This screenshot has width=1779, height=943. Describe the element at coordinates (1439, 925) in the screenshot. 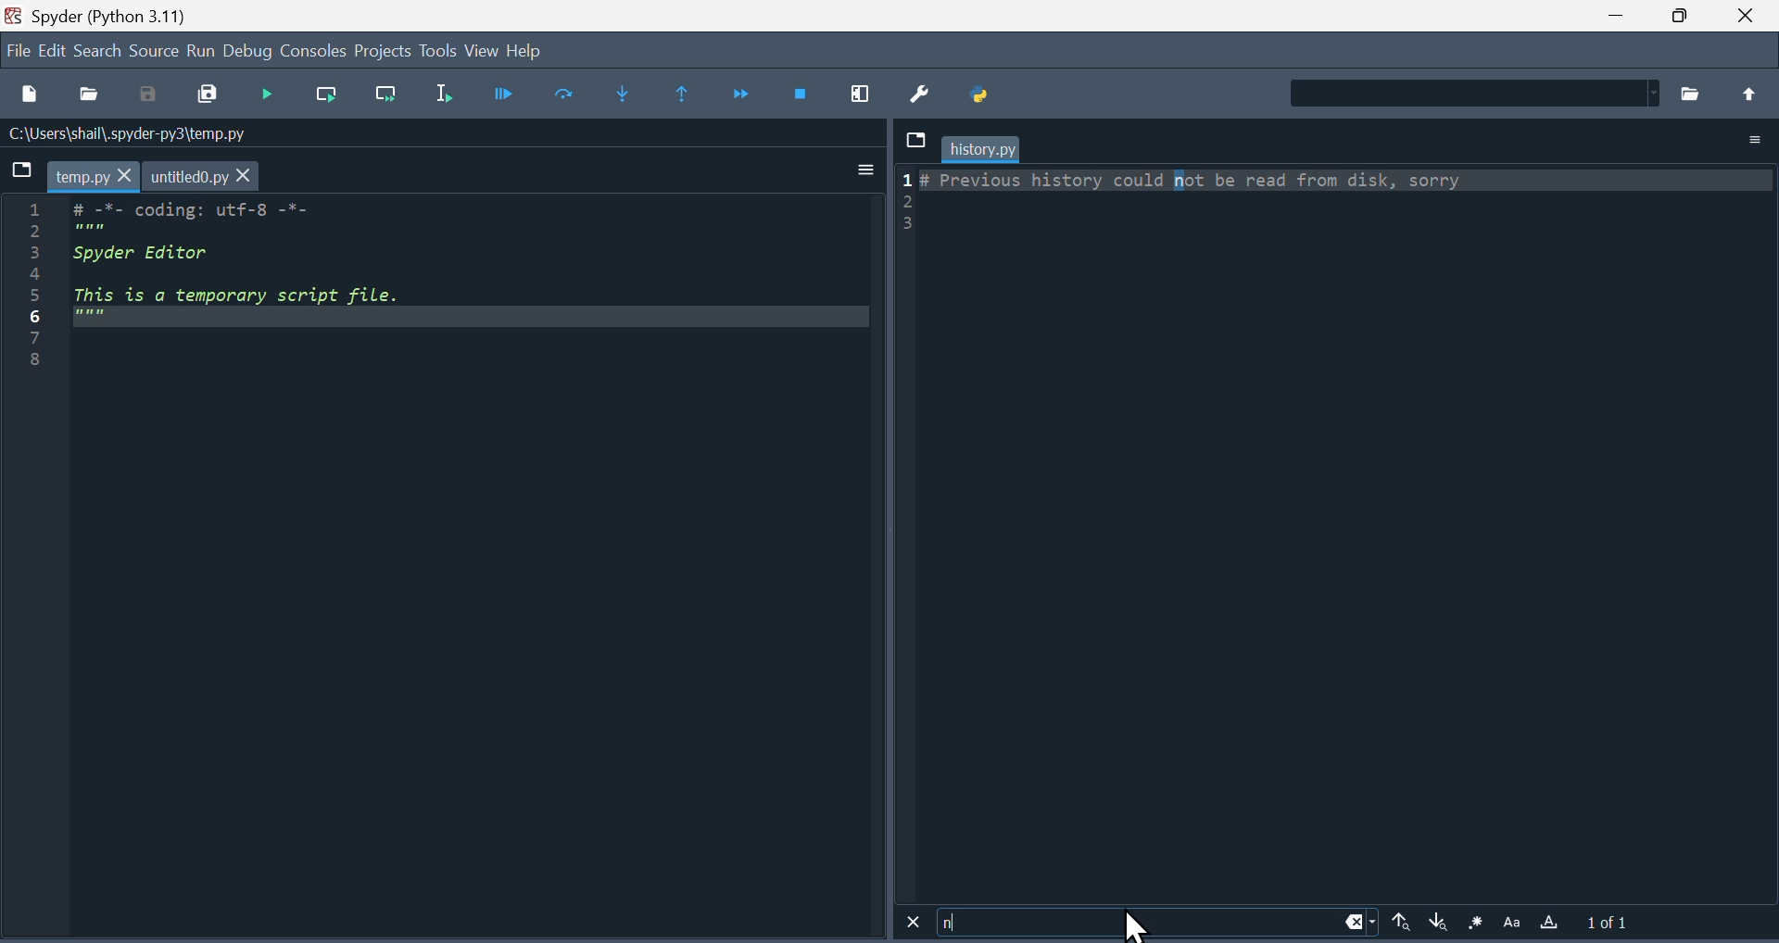

I see `Down arrow in search` at that location.